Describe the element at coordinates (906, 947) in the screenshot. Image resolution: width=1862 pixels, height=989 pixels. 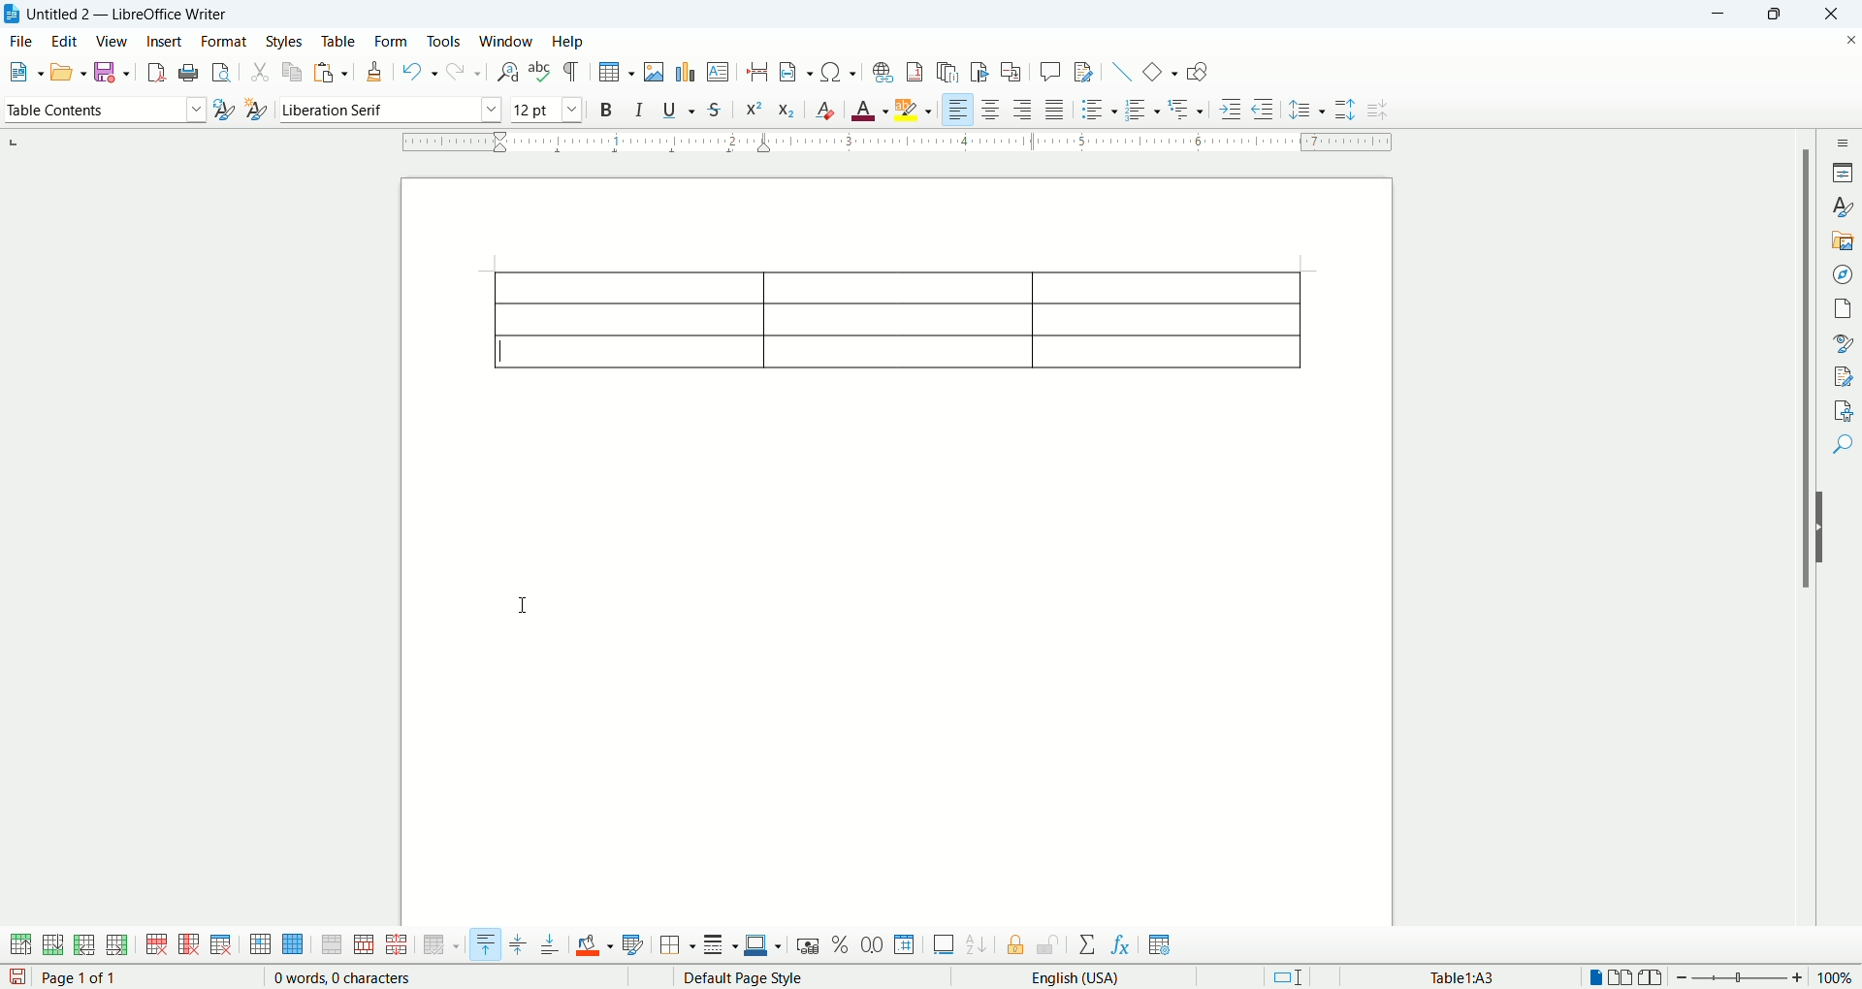
I see `number format` at that location.